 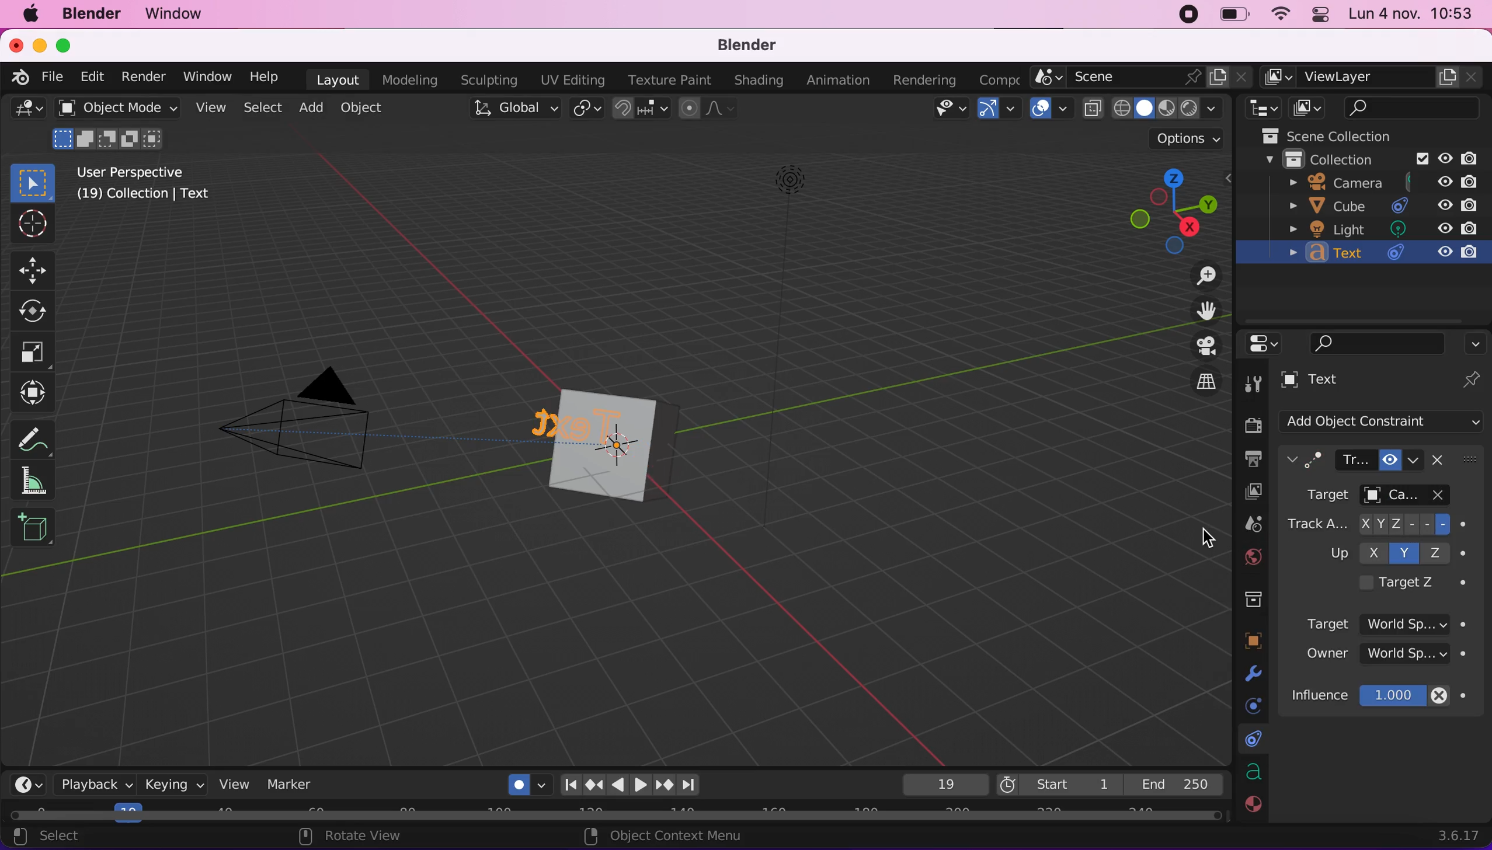 I want to click on blender, so click(x=19, y=78).